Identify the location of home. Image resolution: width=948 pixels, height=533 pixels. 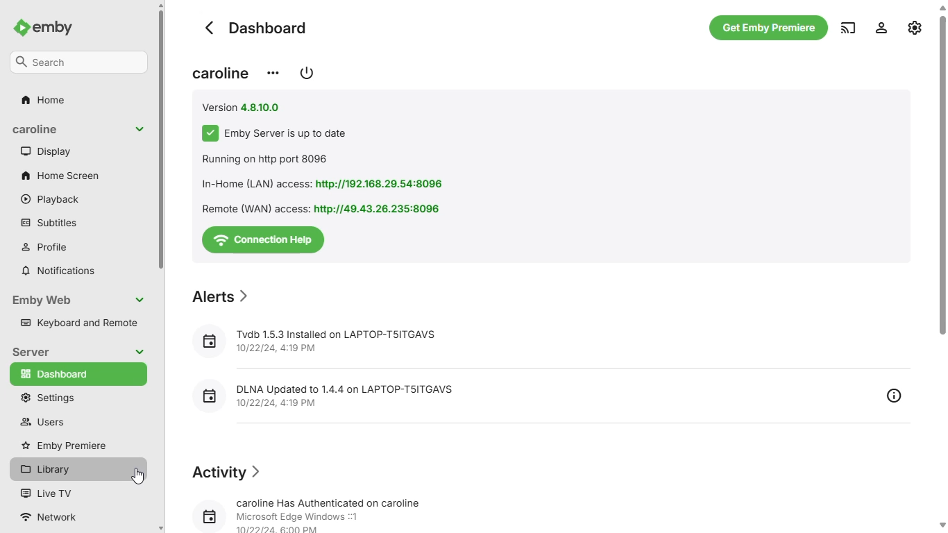
(42, 100).